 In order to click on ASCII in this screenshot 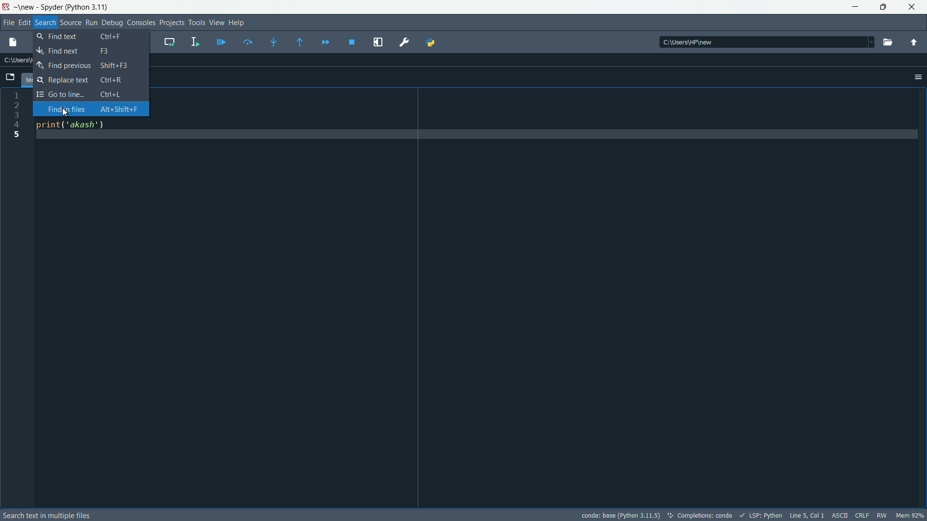, I will do `click(838, 515)`.